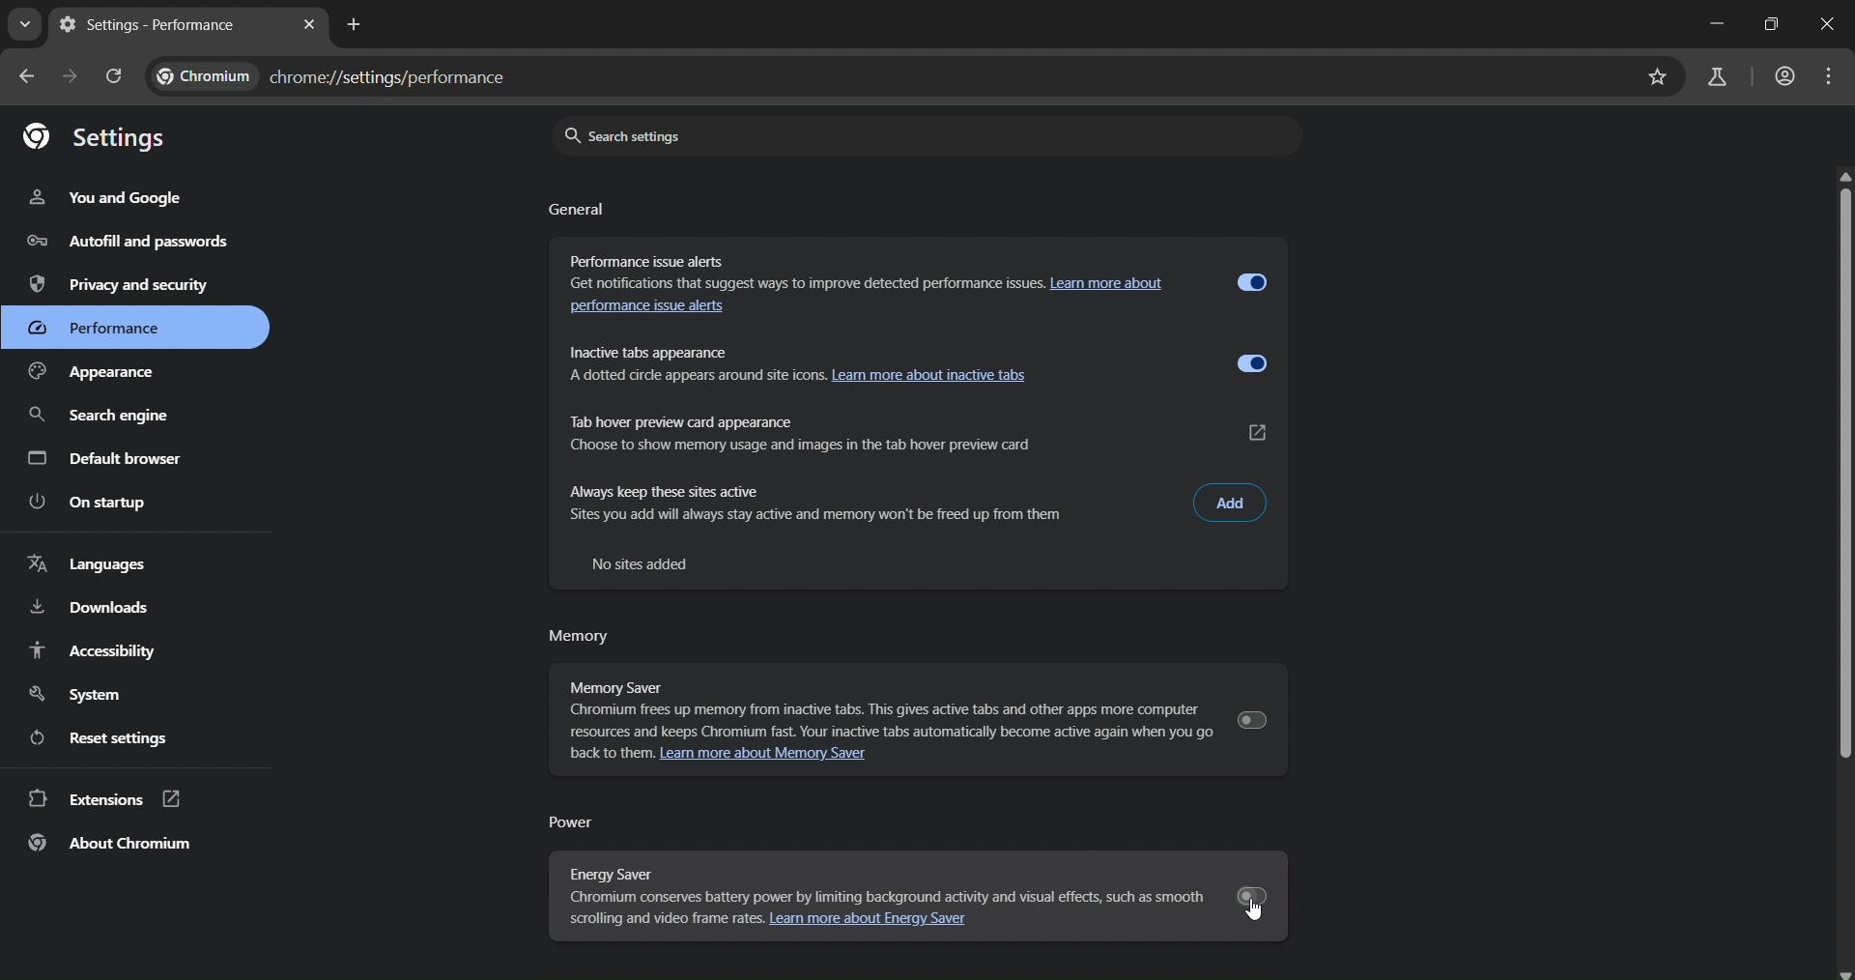 The width and height of the screenshot is (1855, 980). I want to click on chrome://settings/performance, so click(341, 77).